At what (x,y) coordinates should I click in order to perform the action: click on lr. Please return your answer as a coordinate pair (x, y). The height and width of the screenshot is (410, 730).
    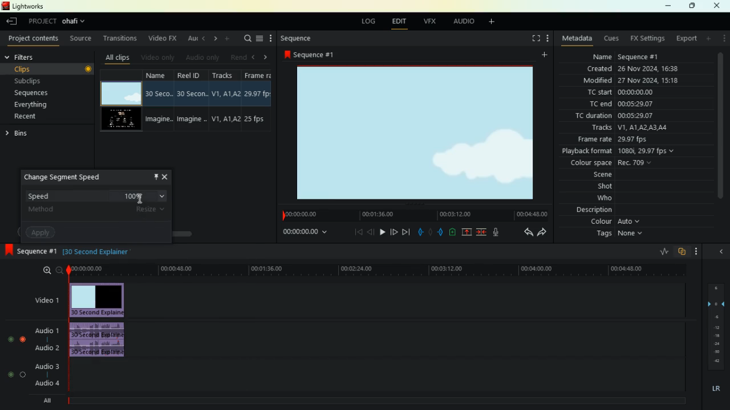
    Looking at the image, I should click on (713, 389).